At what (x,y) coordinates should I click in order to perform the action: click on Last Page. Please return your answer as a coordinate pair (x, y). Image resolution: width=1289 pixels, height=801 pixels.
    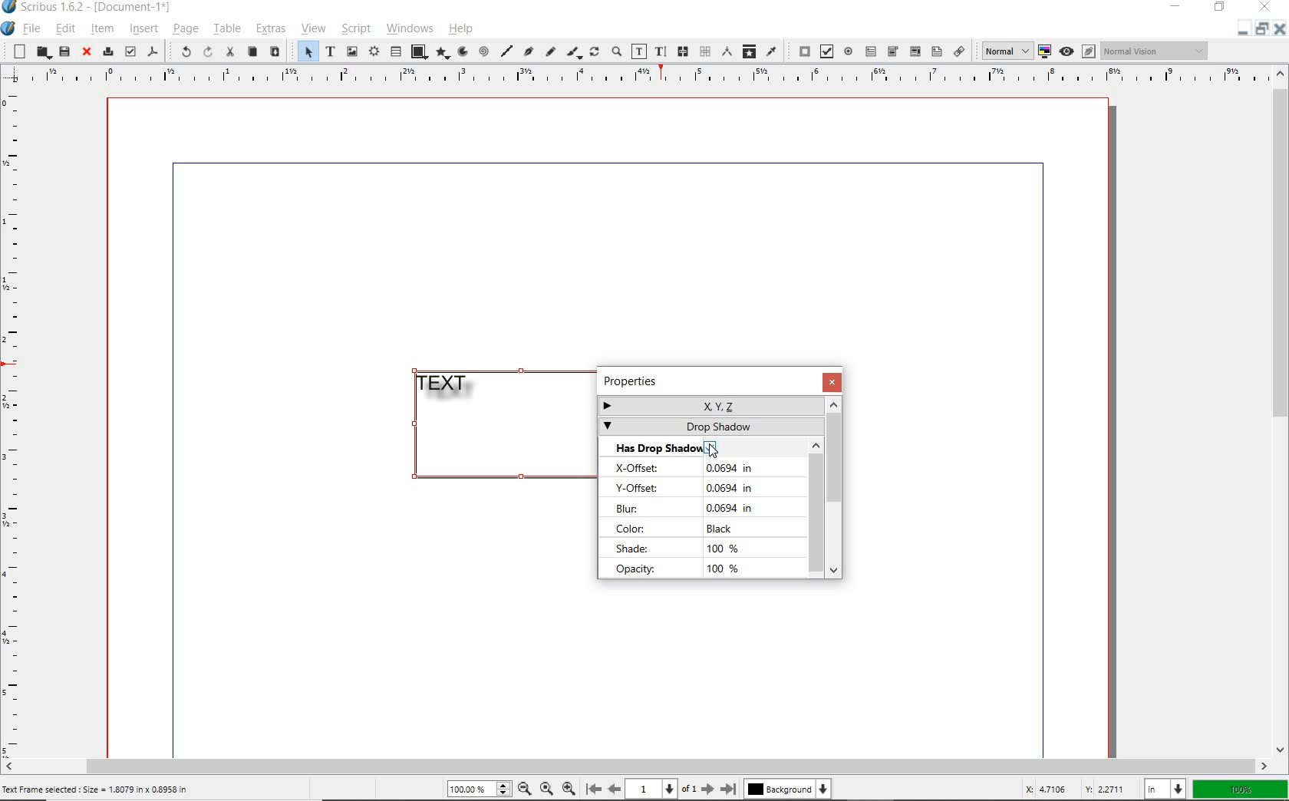
    Looking at the image, I should click on (730, 789).